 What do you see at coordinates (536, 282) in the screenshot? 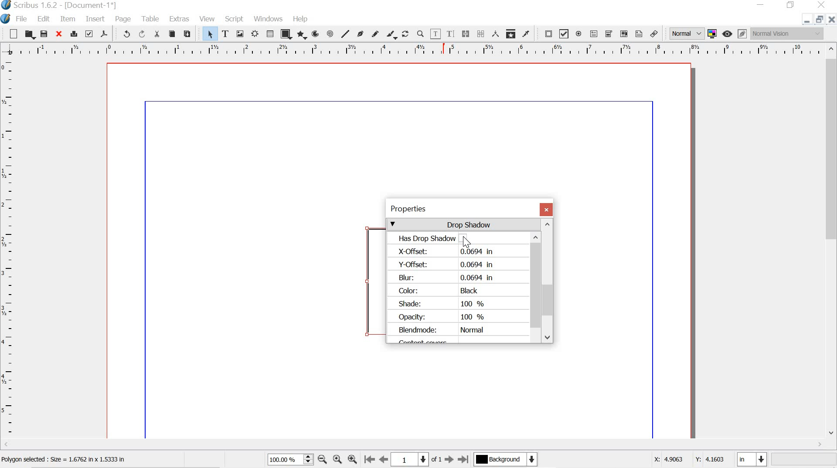
I see `scrollbar` at bounding box center [536, 282].